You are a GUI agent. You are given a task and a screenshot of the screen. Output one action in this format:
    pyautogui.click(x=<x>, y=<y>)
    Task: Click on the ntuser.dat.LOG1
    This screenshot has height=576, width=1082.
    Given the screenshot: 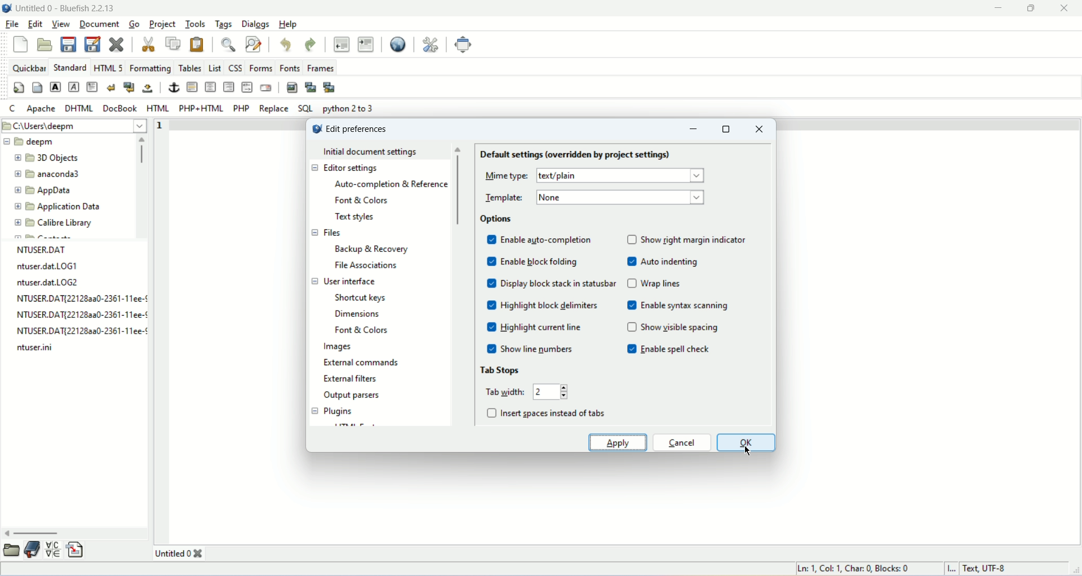 What is the action you would take?
    pyautogui.click(x=44, y=268)
    